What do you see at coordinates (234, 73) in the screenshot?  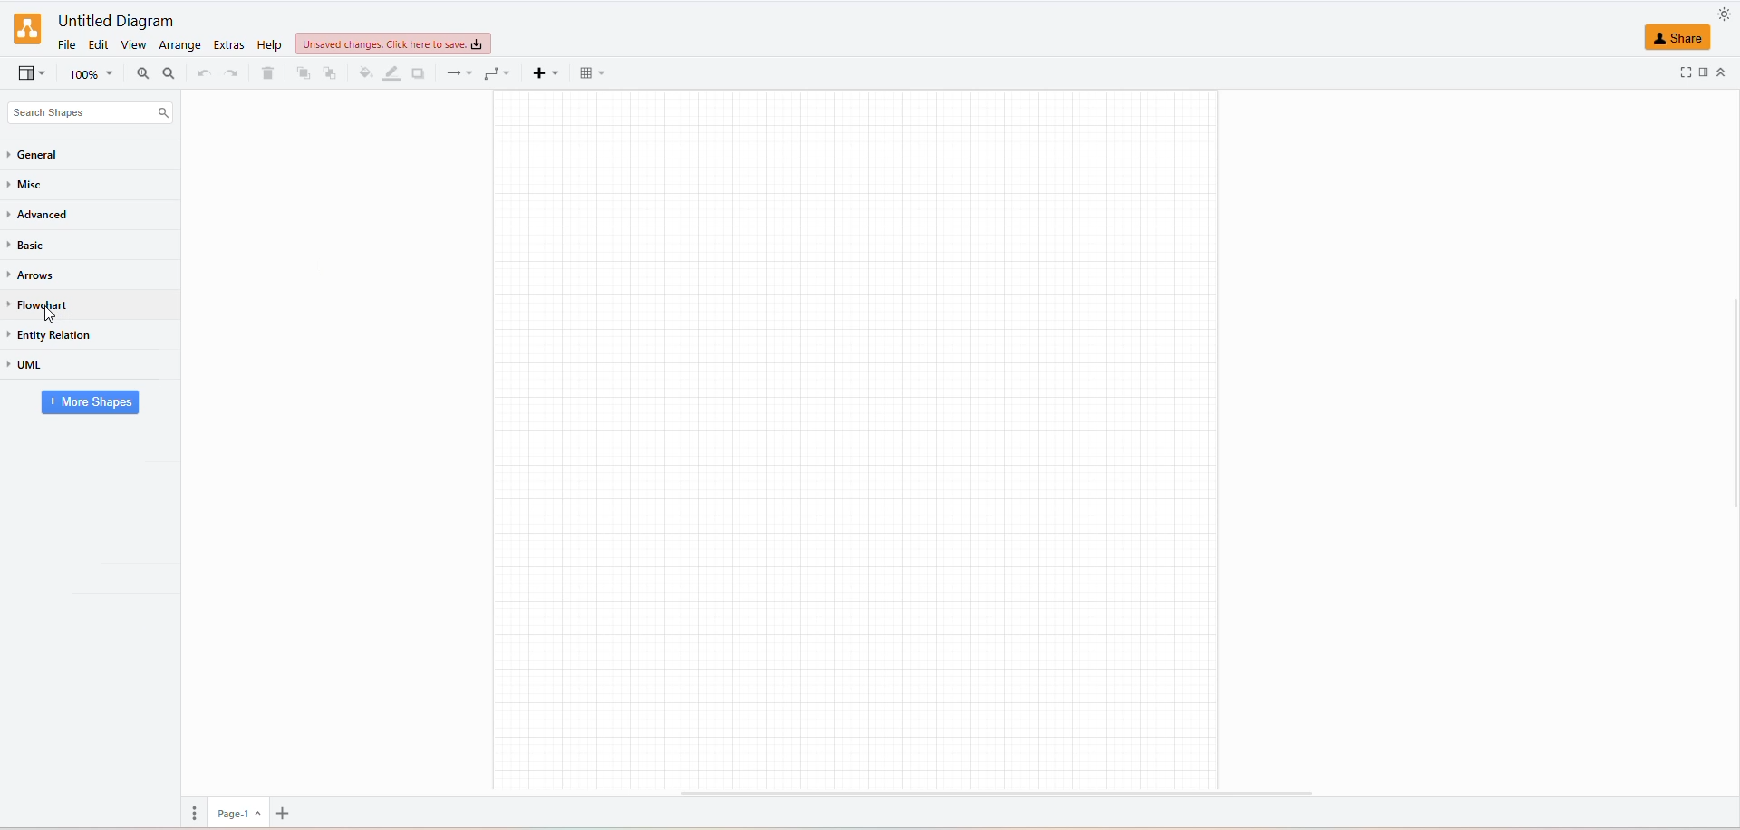 I see `UNDO` at bounding box center [234, 73].